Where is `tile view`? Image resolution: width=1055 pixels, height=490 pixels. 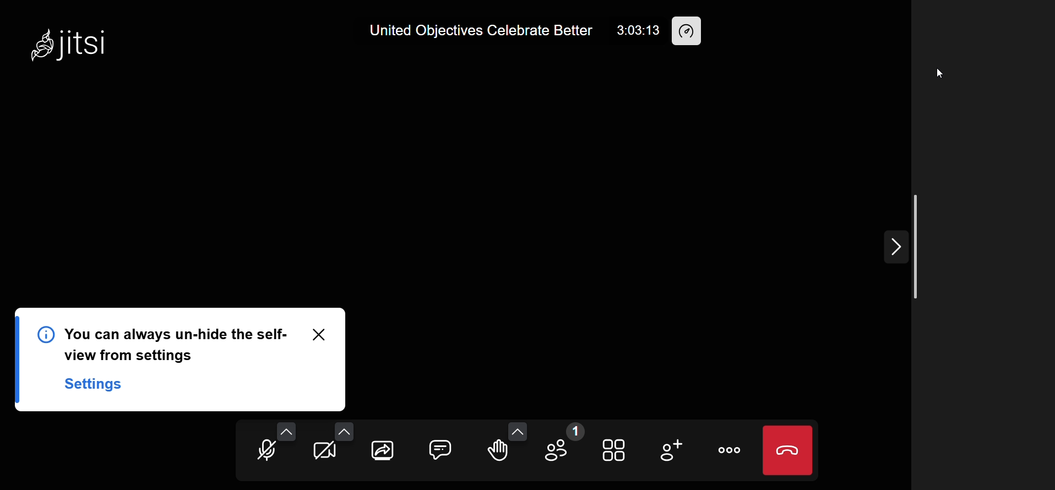 tile view is located at coordinates (613, 449).